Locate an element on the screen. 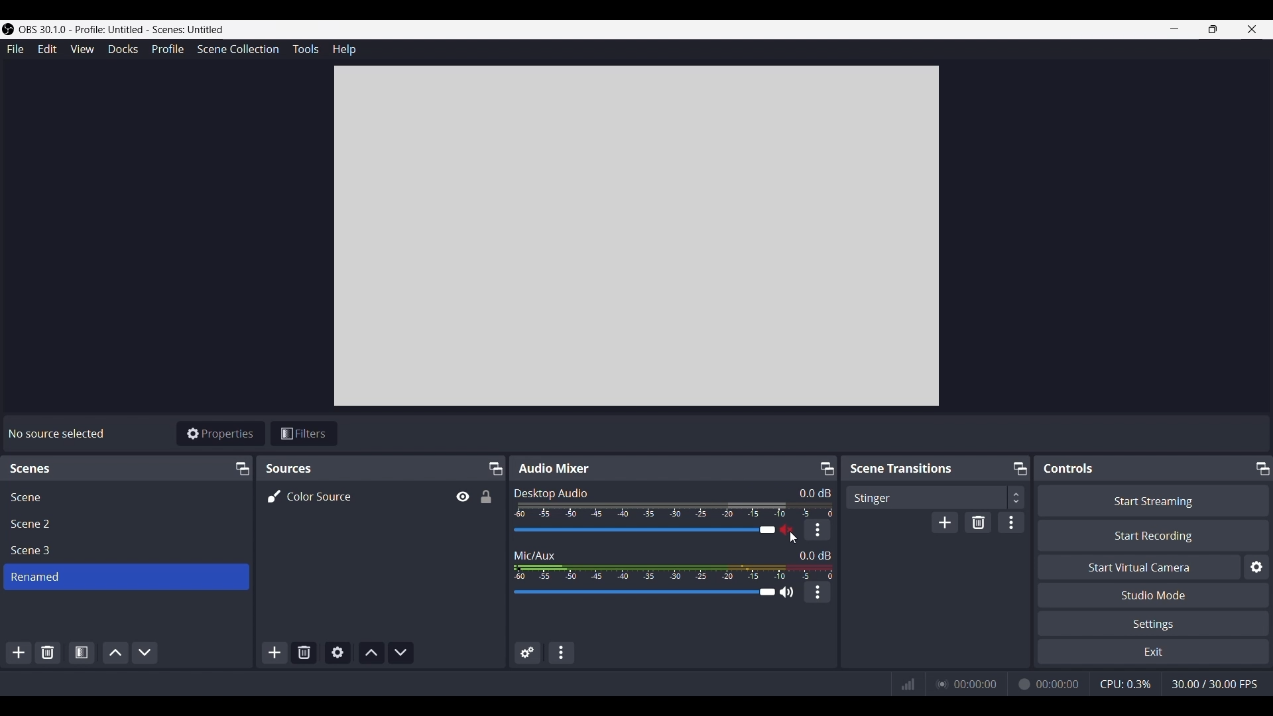  Float controls panel is located at coordinates (1262, 468).